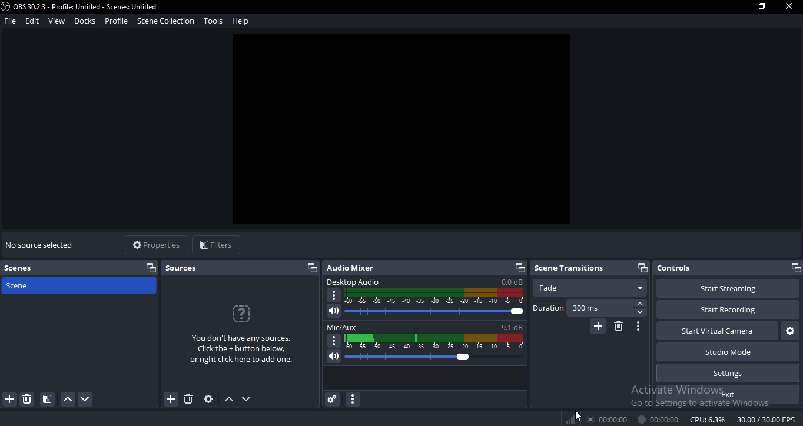 The width and height of the screenshot is (803, 426). I want to click on volume slider, so click(427, 312).